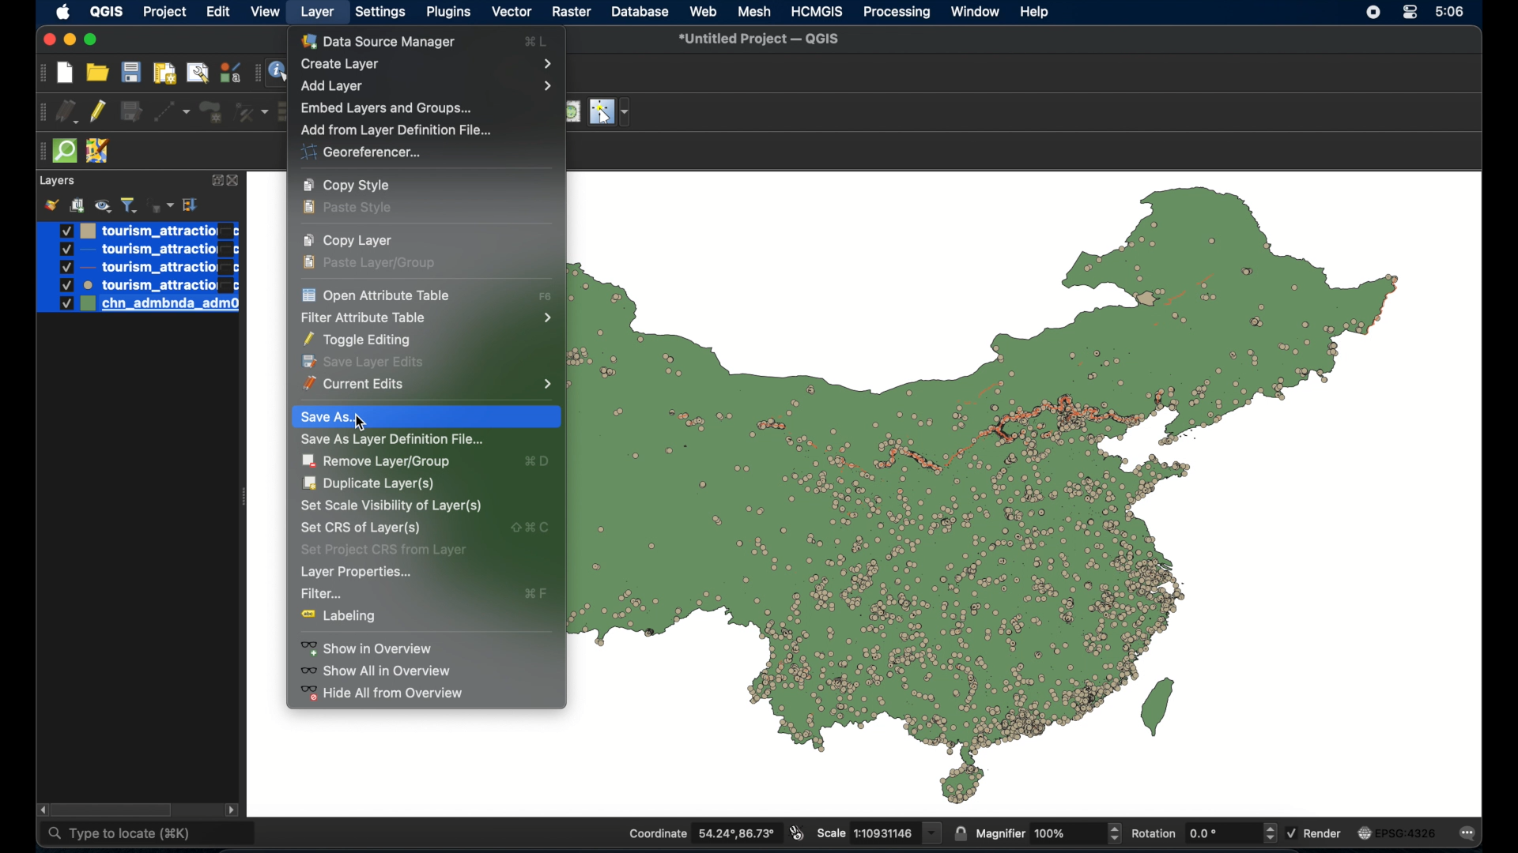  What do you see at coordinates (165, 72) in the screenshot?
I see `print layout` at bounding box center [165, 72].